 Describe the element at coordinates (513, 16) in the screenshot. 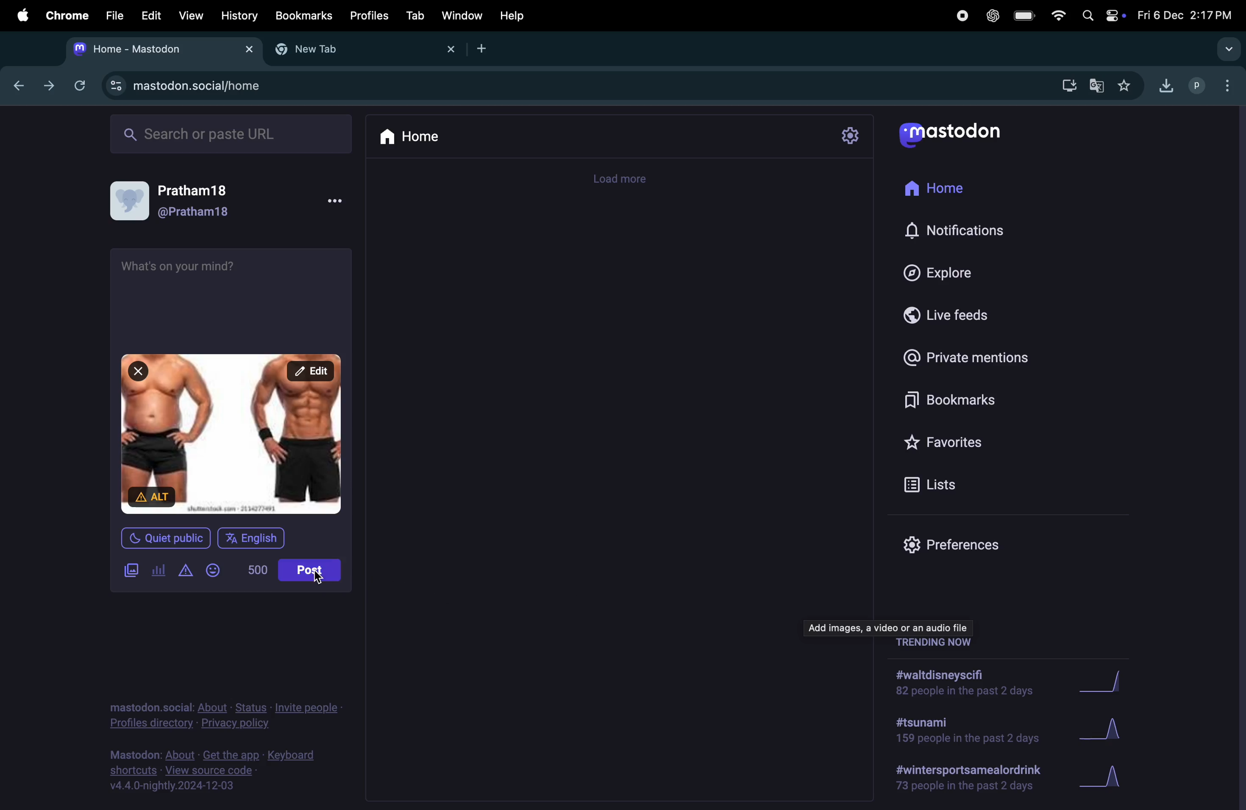

I see `help` at that location.